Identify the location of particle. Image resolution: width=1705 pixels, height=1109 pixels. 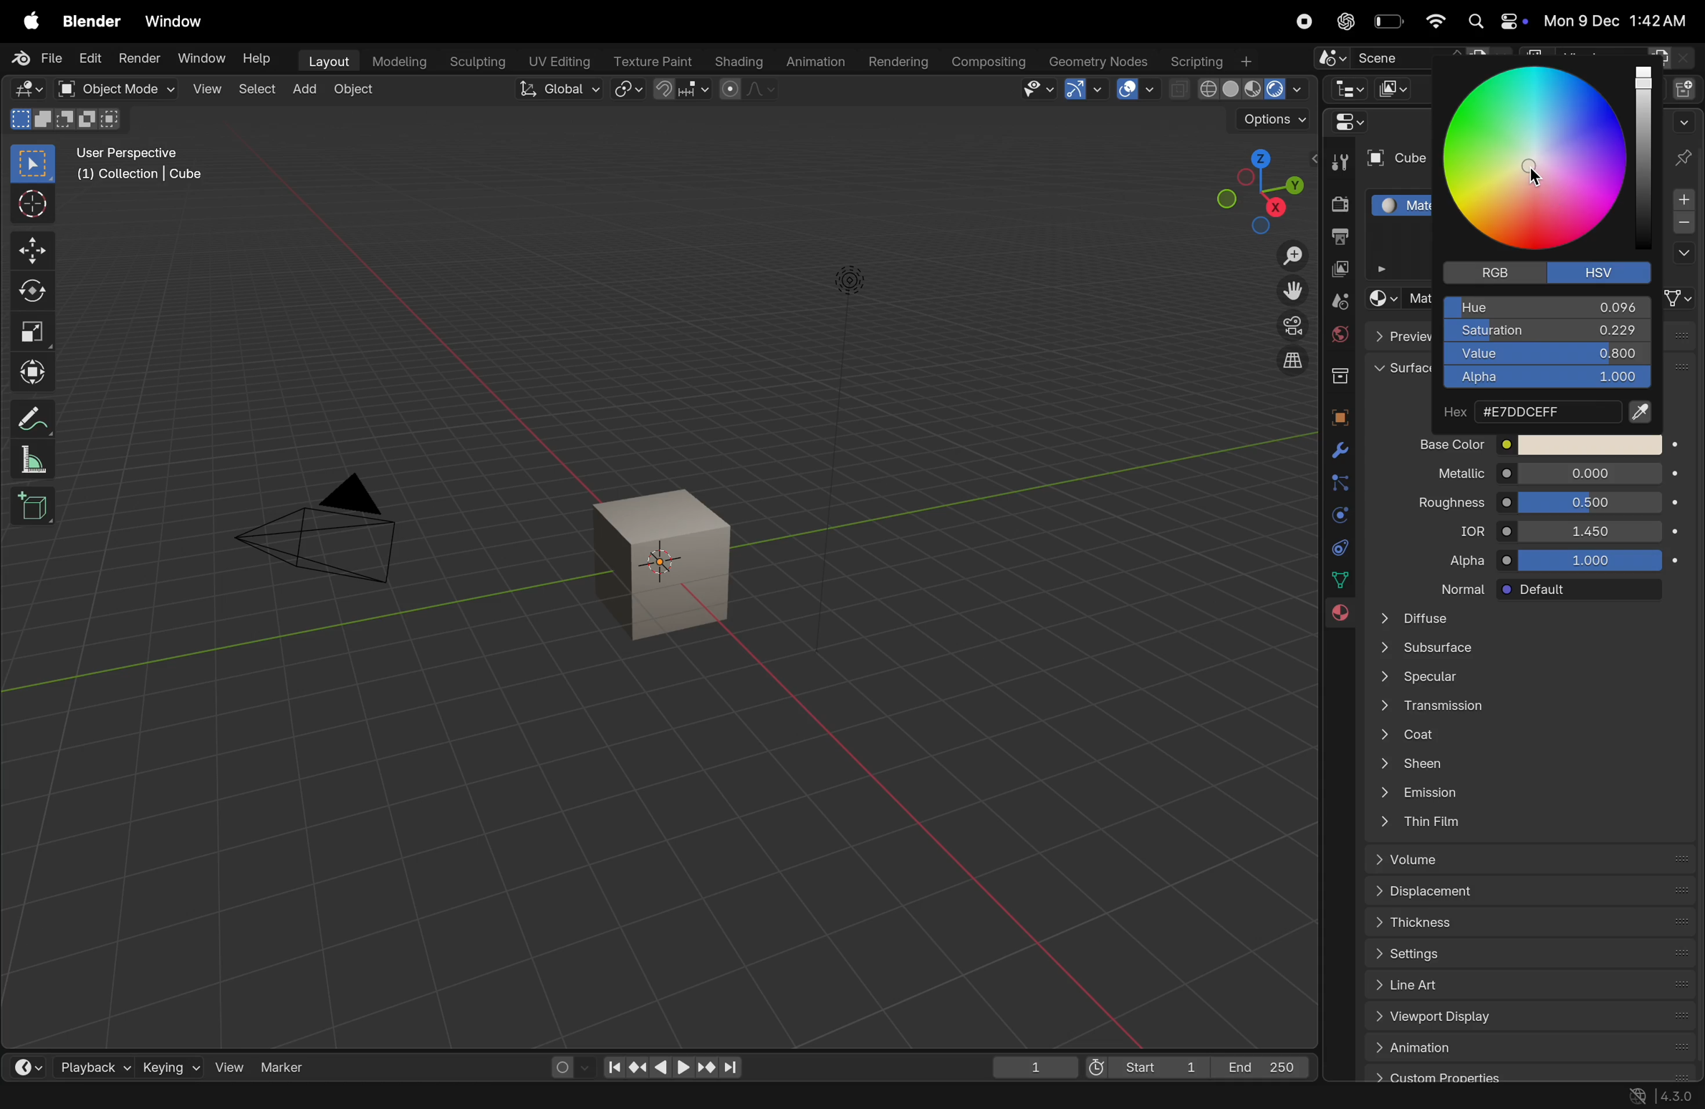
(1339, 484).